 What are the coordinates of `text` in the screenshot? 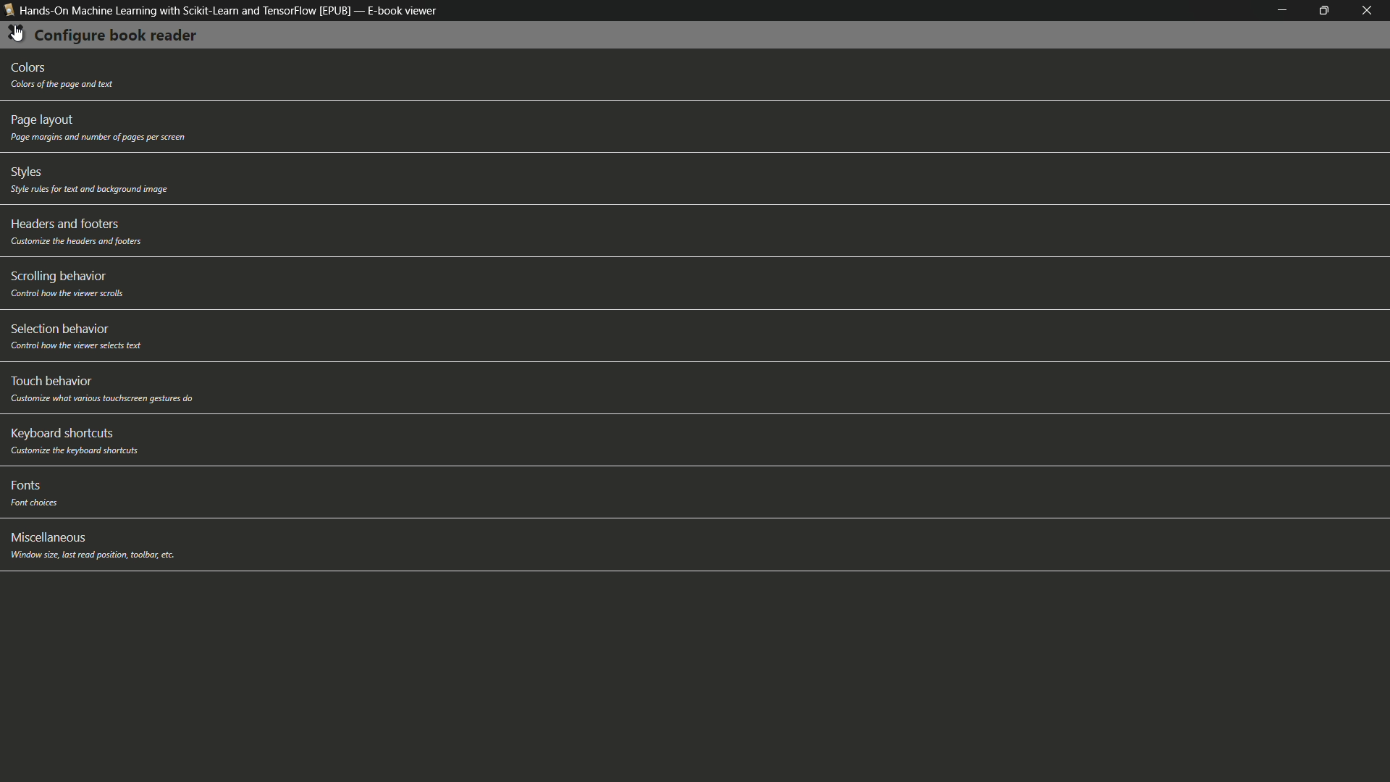 It's located at (80, 346).